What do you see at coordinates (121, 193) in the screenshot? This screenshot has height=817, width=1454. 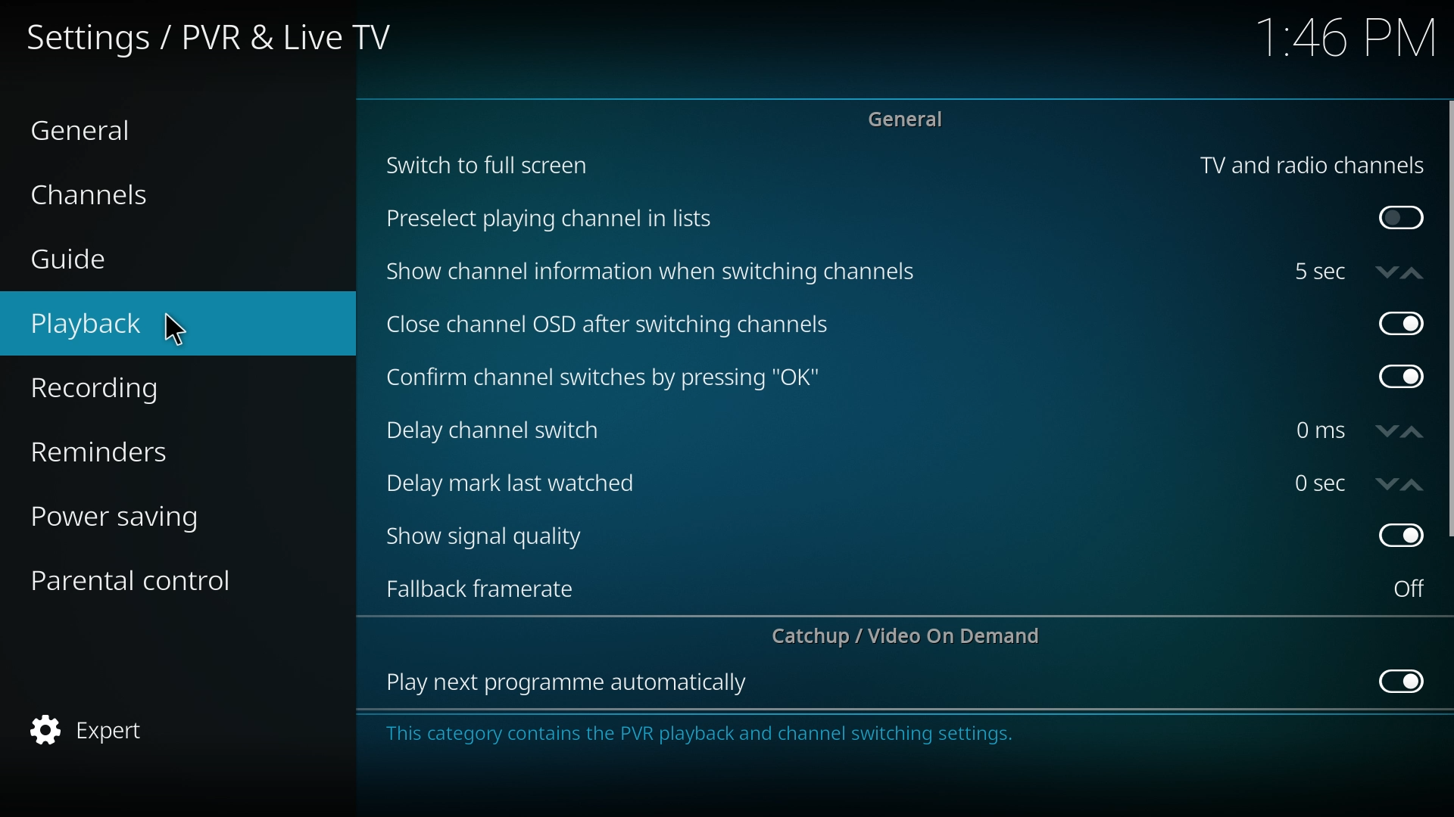 I see `channels` at bounding box center [121, 193].